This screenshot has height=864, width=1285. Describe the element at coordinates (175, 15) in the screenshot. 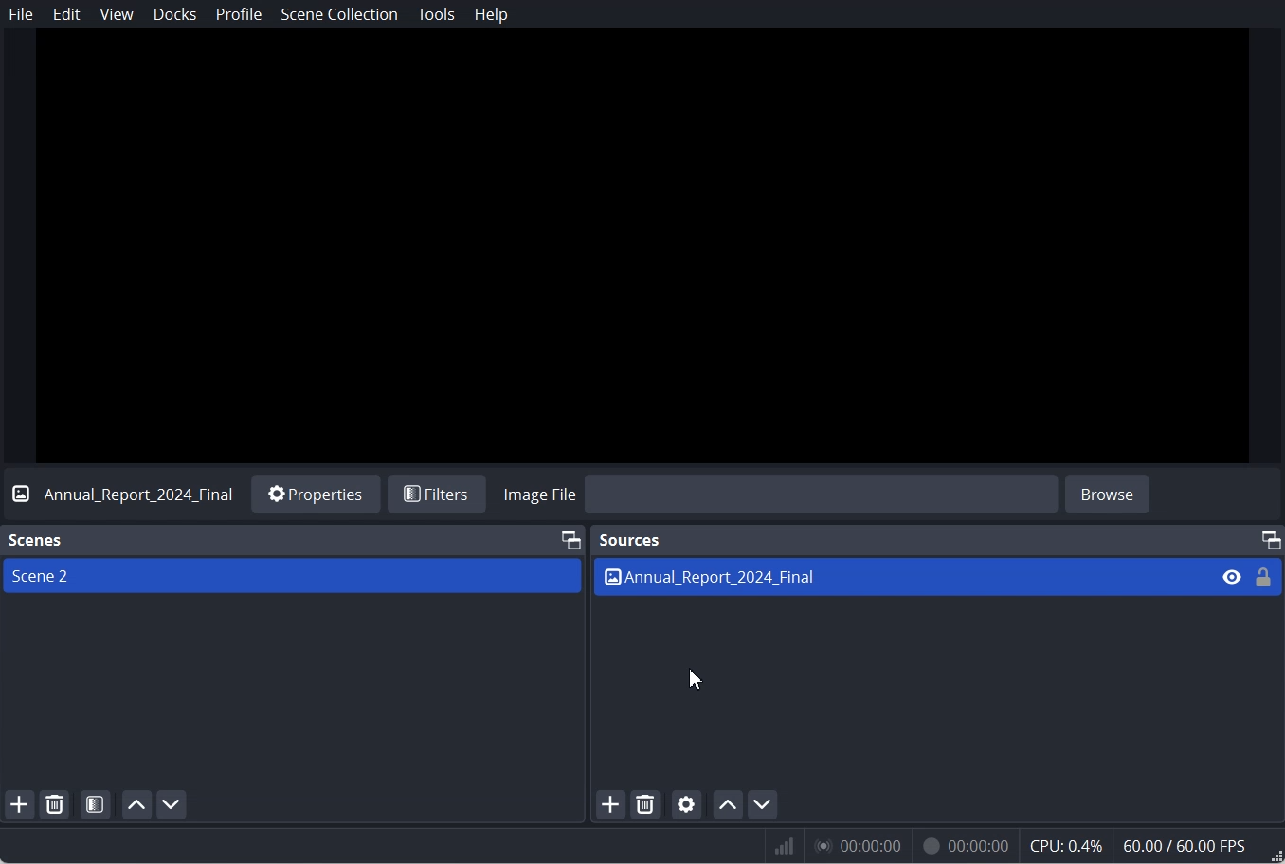

I see `Docks` at that location.